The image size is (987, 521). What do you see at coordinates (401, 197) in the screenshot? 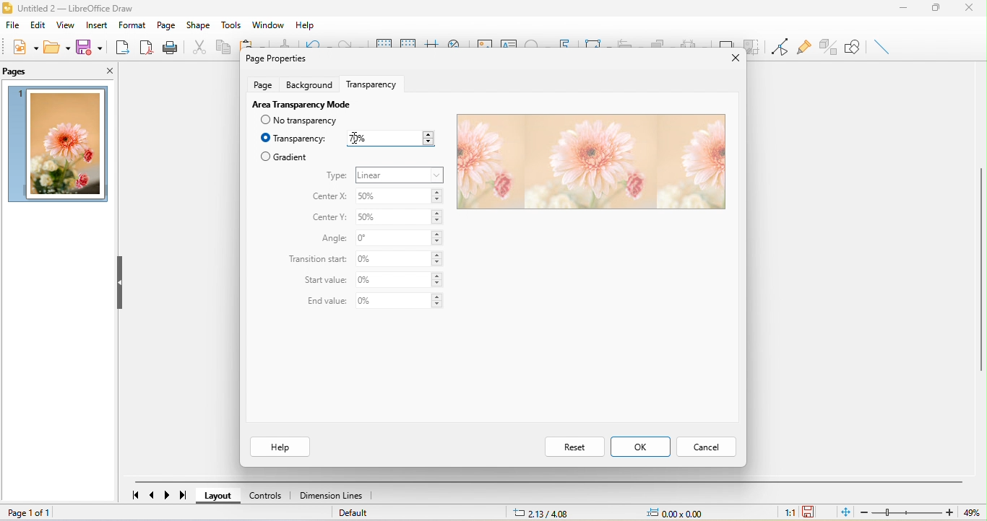
I see `50%` at bounding box center [401, 197].